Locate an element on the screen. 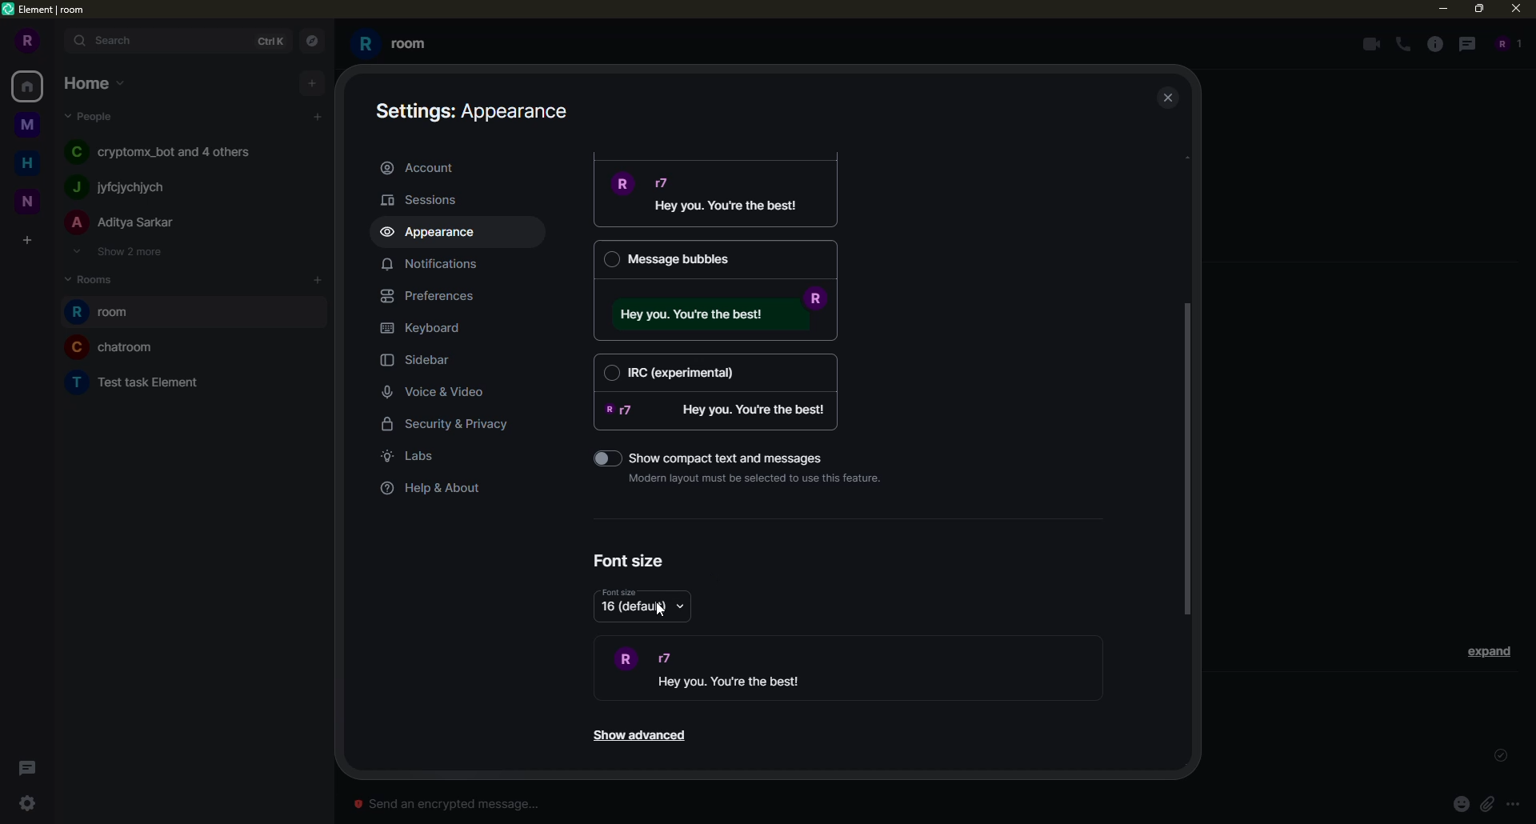 The width and height of the screenshot is (1536, 824). message is located at coordinates (720, 197).